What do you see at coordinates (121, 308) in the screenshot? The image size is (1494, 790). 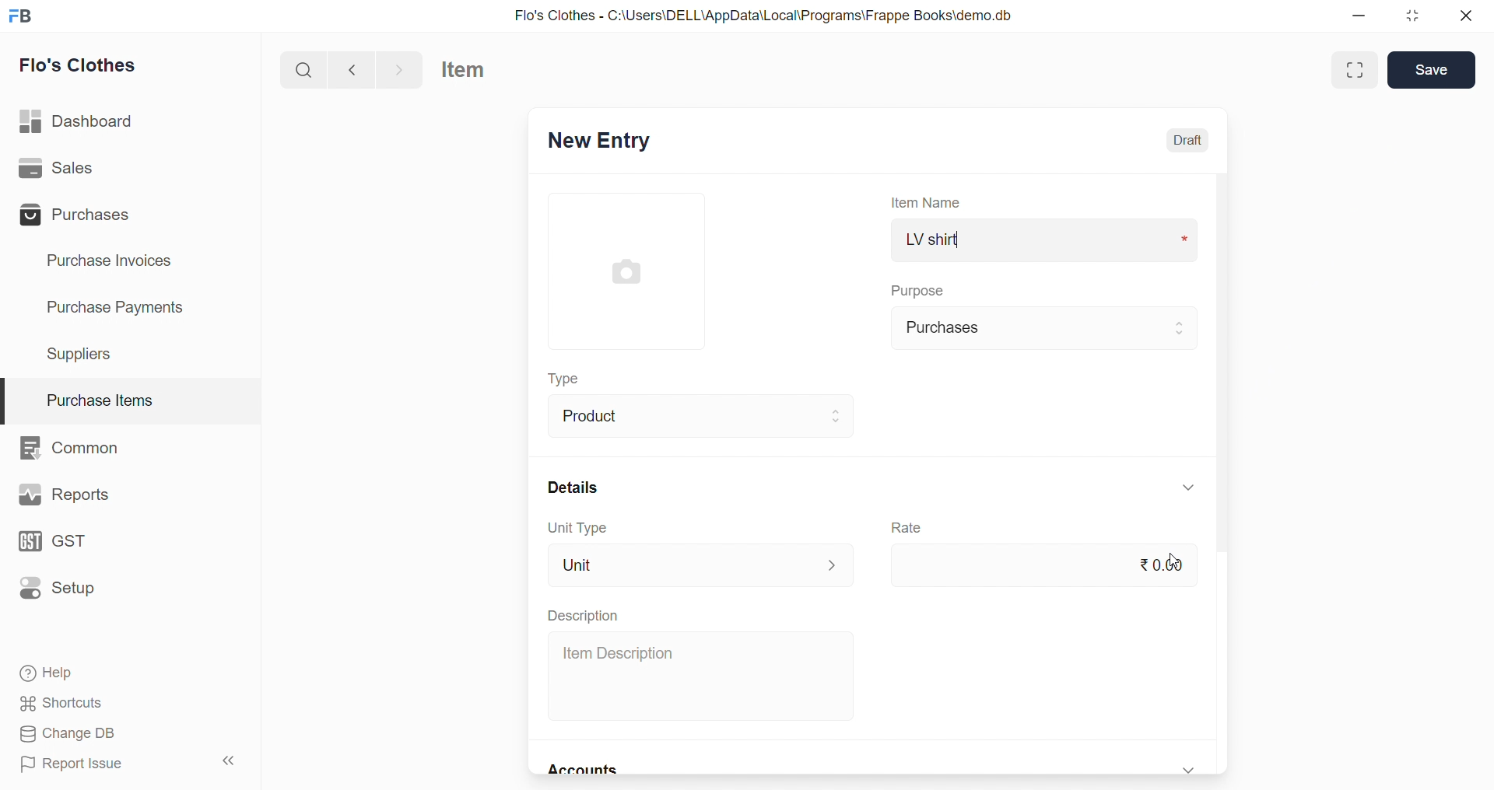 I see `Purchase Payments` at bounding box center [121, 308].